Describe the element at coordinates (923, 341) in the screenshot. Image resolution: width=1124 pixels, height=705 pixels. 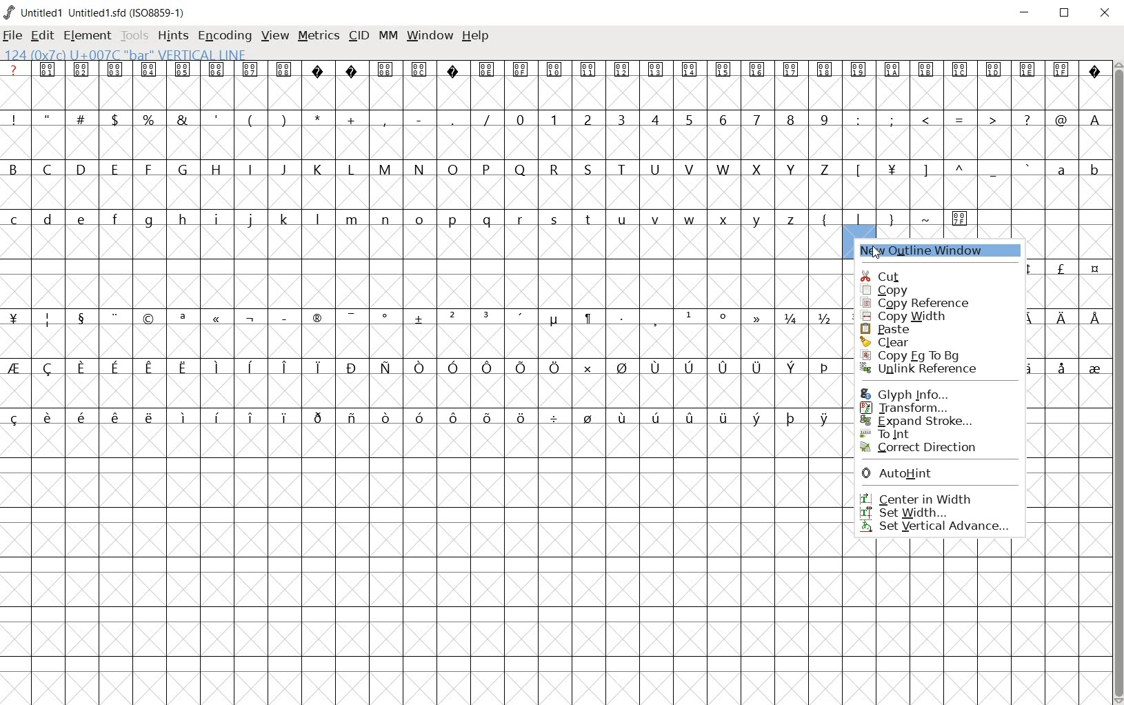
I see `clear` at that location.